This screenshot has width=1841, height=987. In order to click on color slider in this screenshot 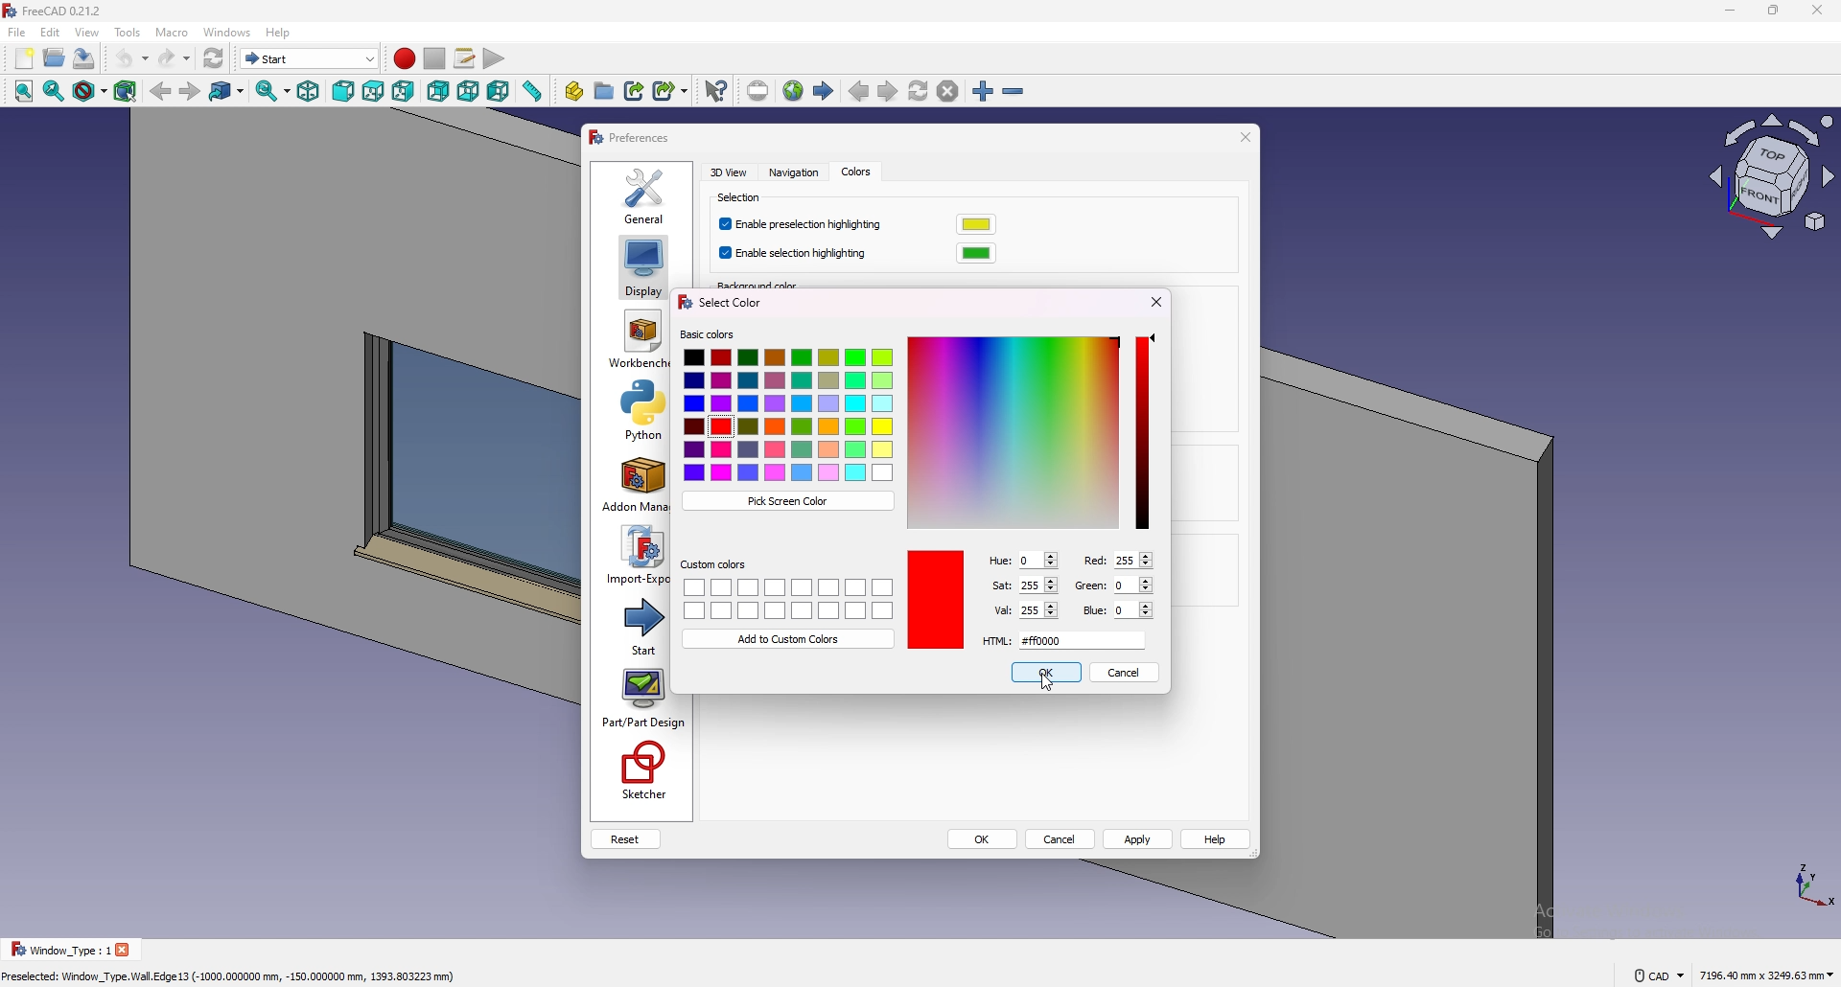, I will do `click(1013, 431)`.